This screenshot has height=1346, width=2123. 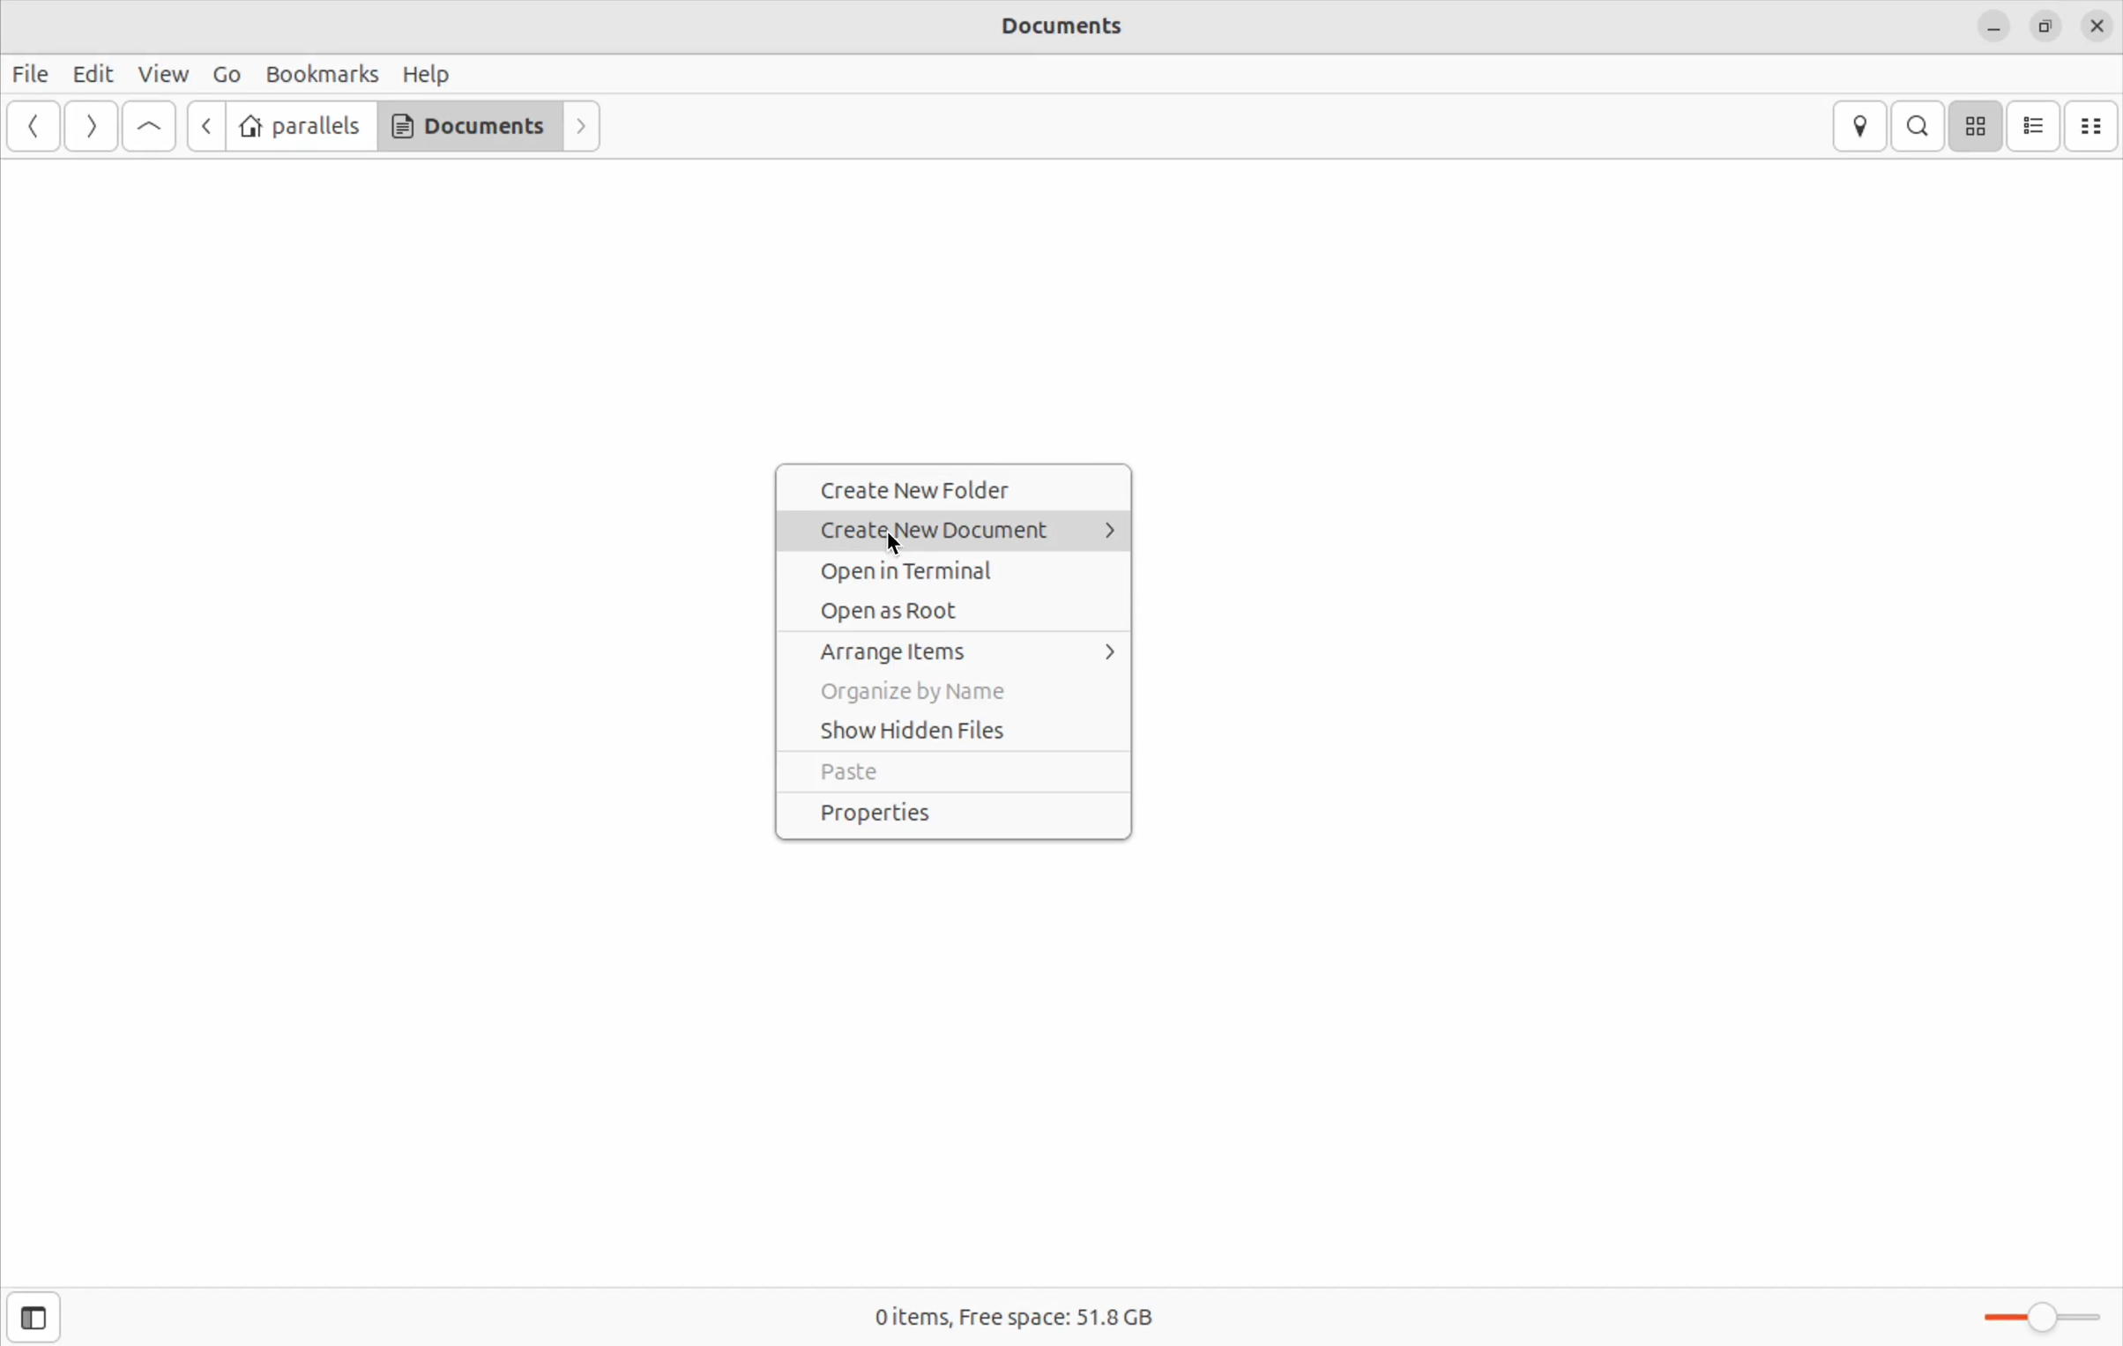 What do you see at coordinates (149, 127) in the screenshot?
I see `go to first file` at bounding box center [149, 127].